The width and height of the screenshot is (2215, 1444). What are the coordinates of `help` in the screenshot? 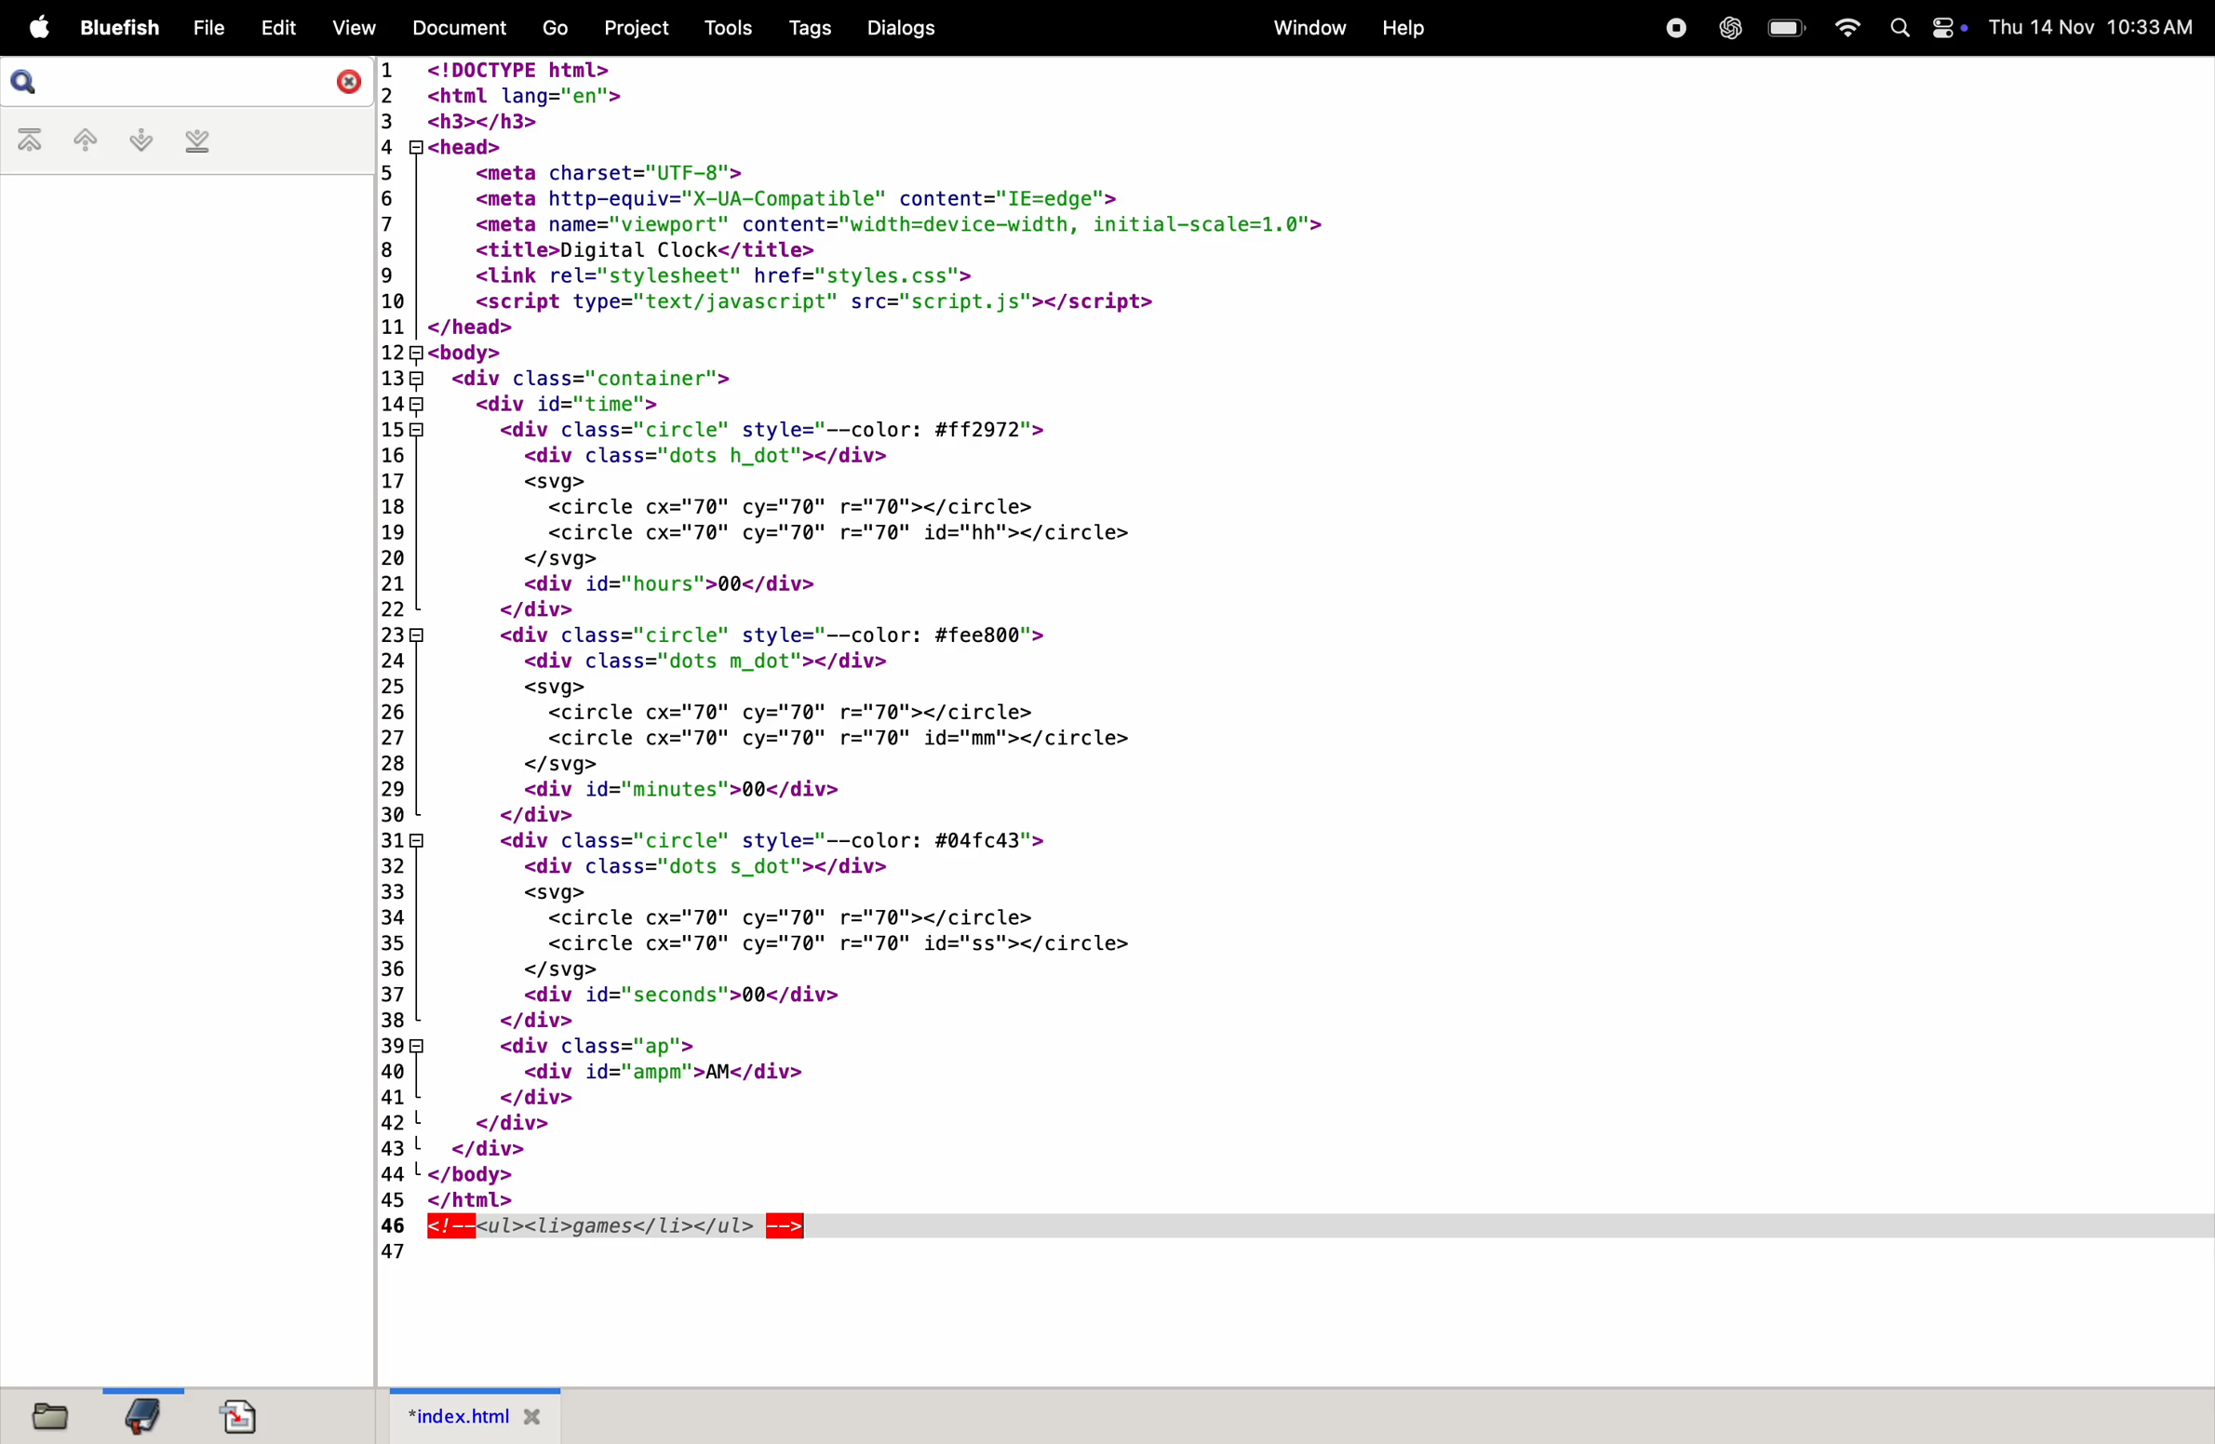 It's located at (1407, 26).